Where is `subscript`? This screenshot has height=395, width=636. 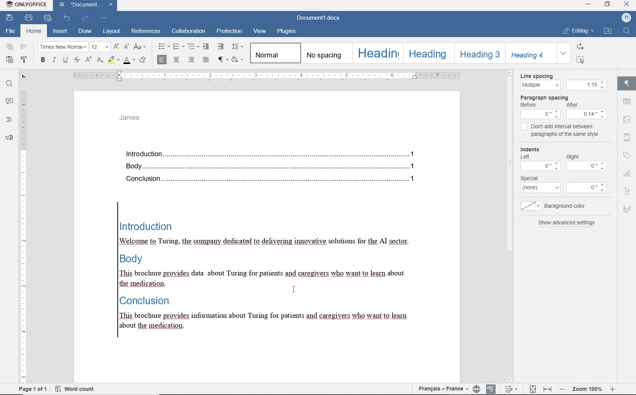
subscript is located at coordinates (100, 61).